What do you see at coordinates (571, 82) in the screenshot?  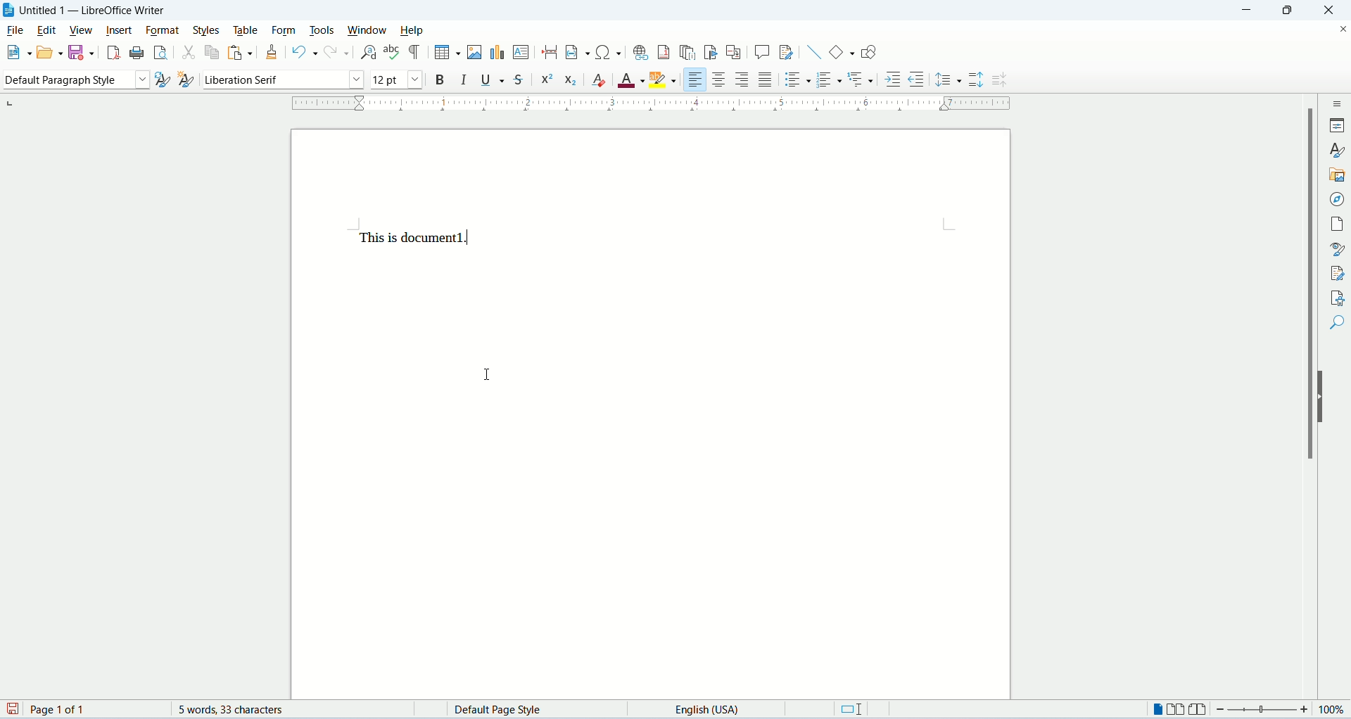 I see `subscript` at bounding box center [571, 82].